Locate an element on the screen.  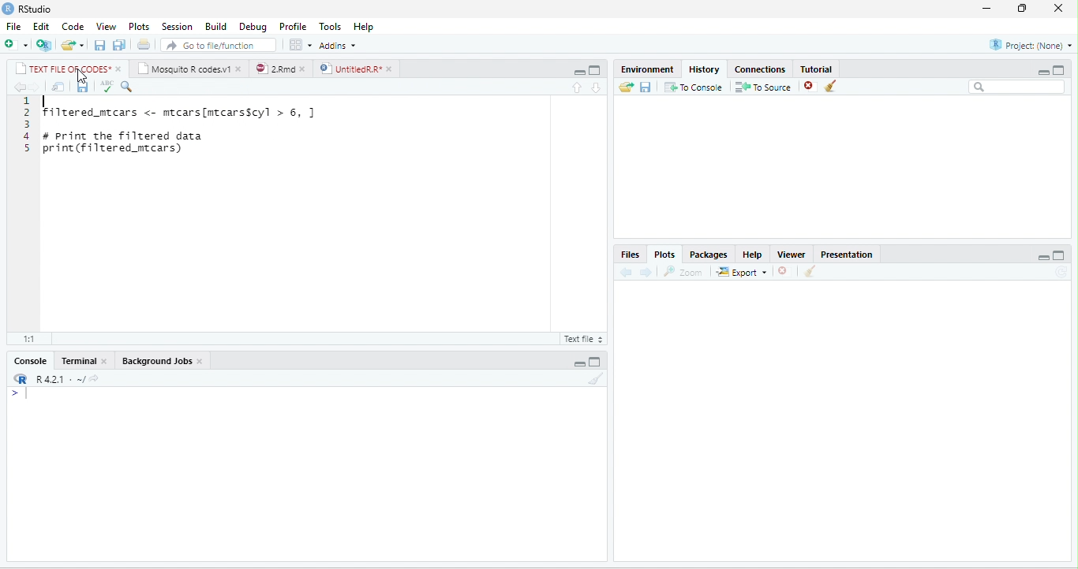
minimize is located at coordinates (579, 363).